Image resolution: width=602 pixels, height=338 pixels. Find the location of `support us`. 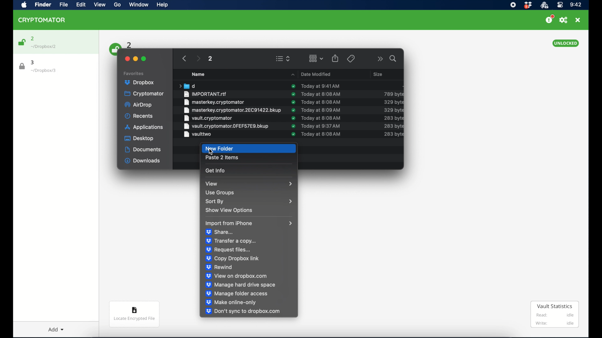

support us is located at coordinates (549, 19).